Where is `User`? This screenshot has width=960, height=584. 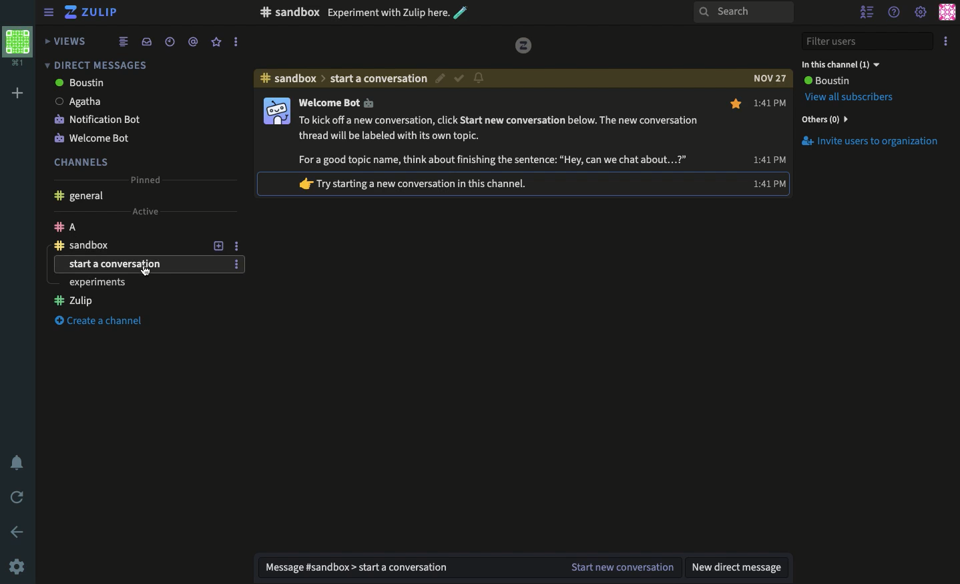 User is located at coordinates (826, 81).